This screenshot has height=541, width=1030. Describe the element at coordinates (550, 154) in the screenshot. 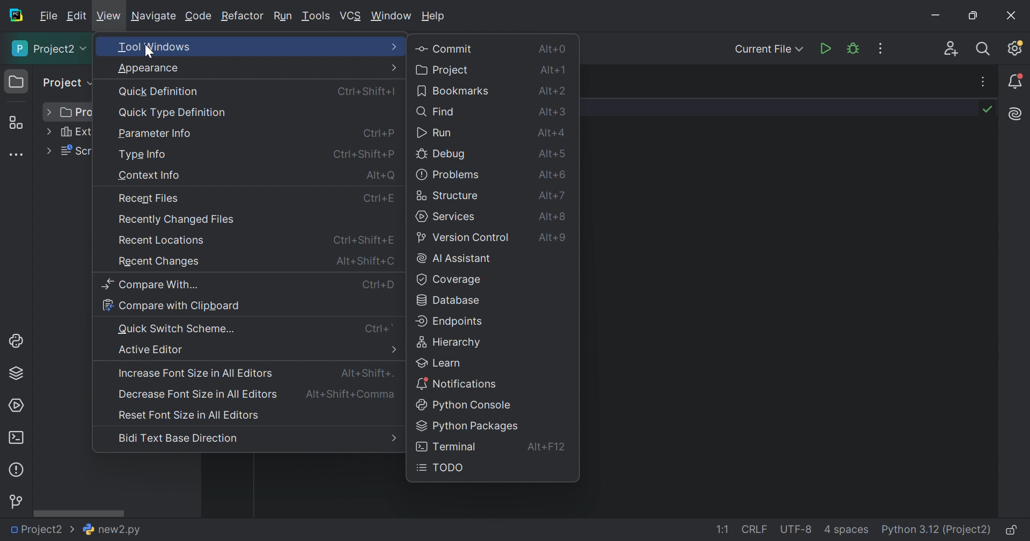

I see `Alt+5` at that location.